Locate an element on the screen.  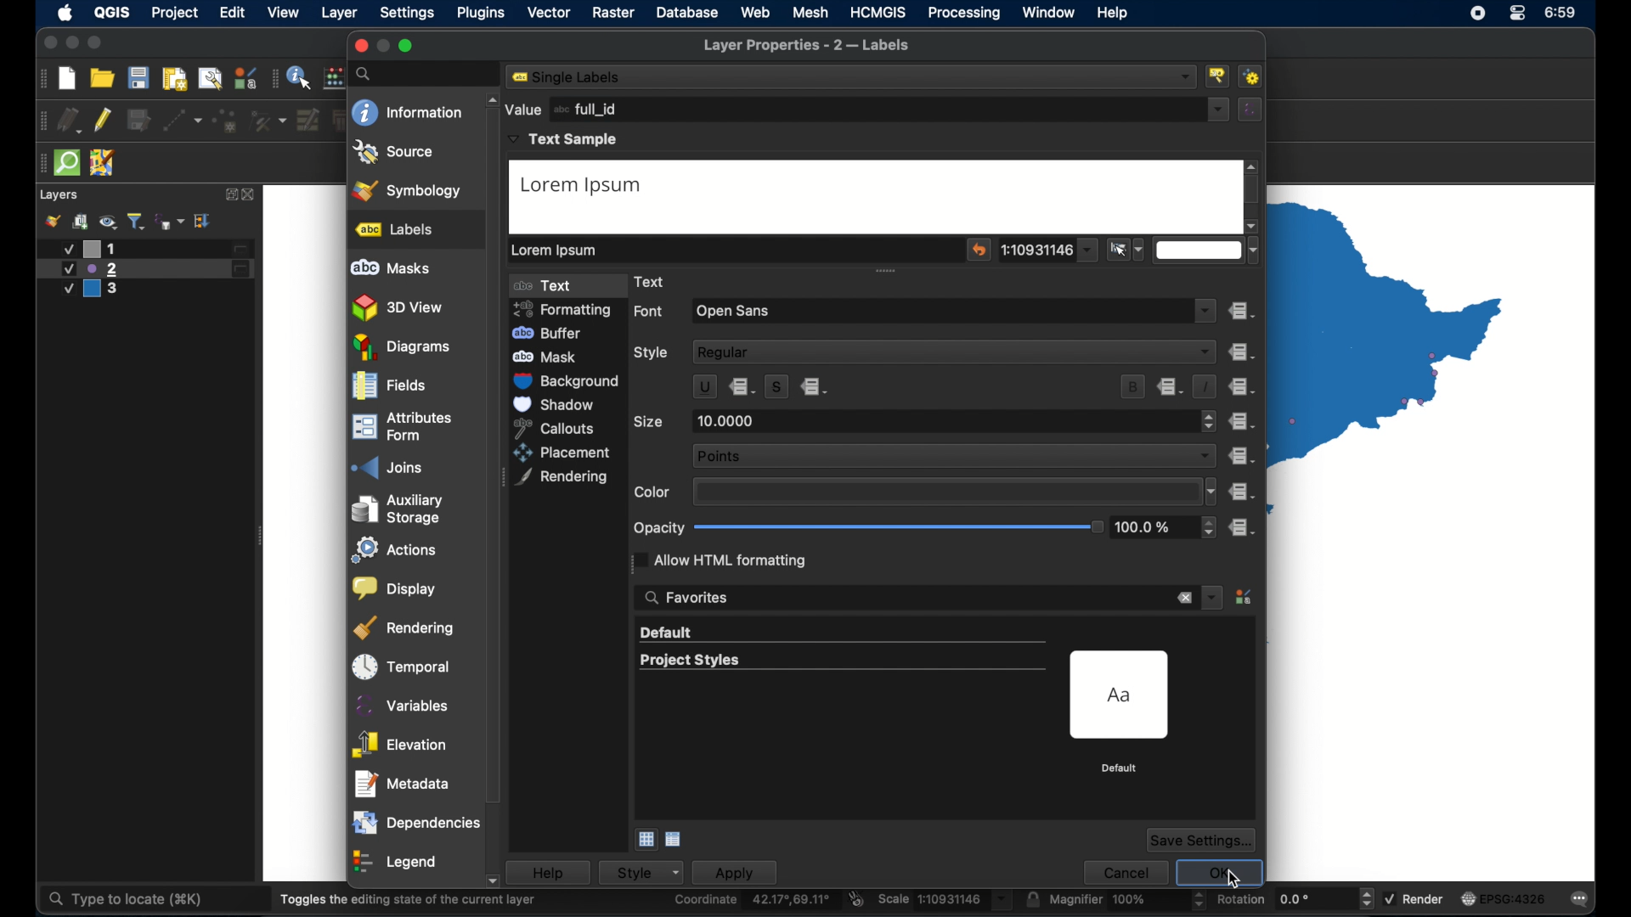
processing is located at coordinates (963, 13).